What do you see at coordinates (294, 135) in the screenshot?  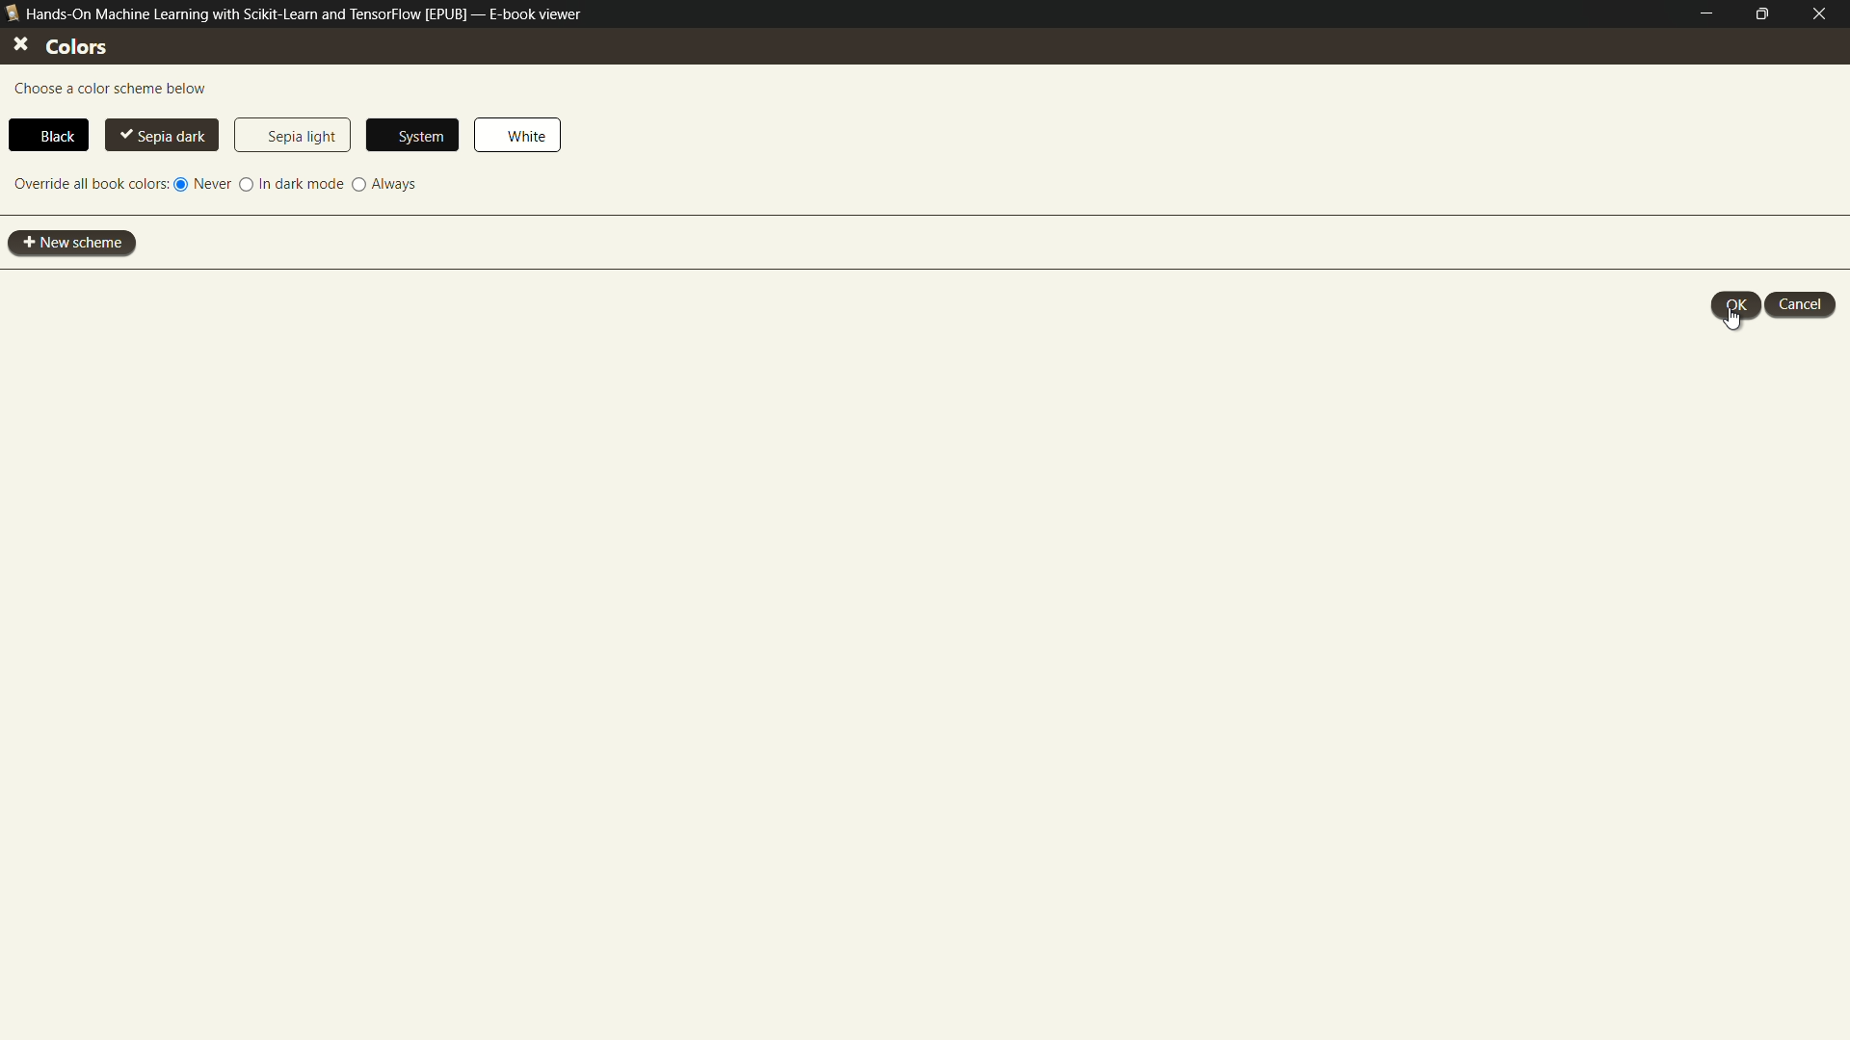 I see `sepia light` at bounding box center [294, 135].